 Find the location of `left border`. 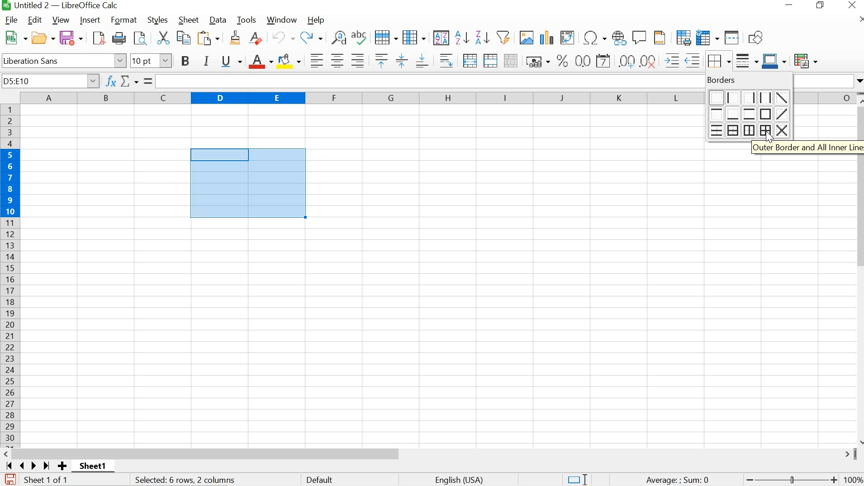

left border is located at coordinates (733, 97).